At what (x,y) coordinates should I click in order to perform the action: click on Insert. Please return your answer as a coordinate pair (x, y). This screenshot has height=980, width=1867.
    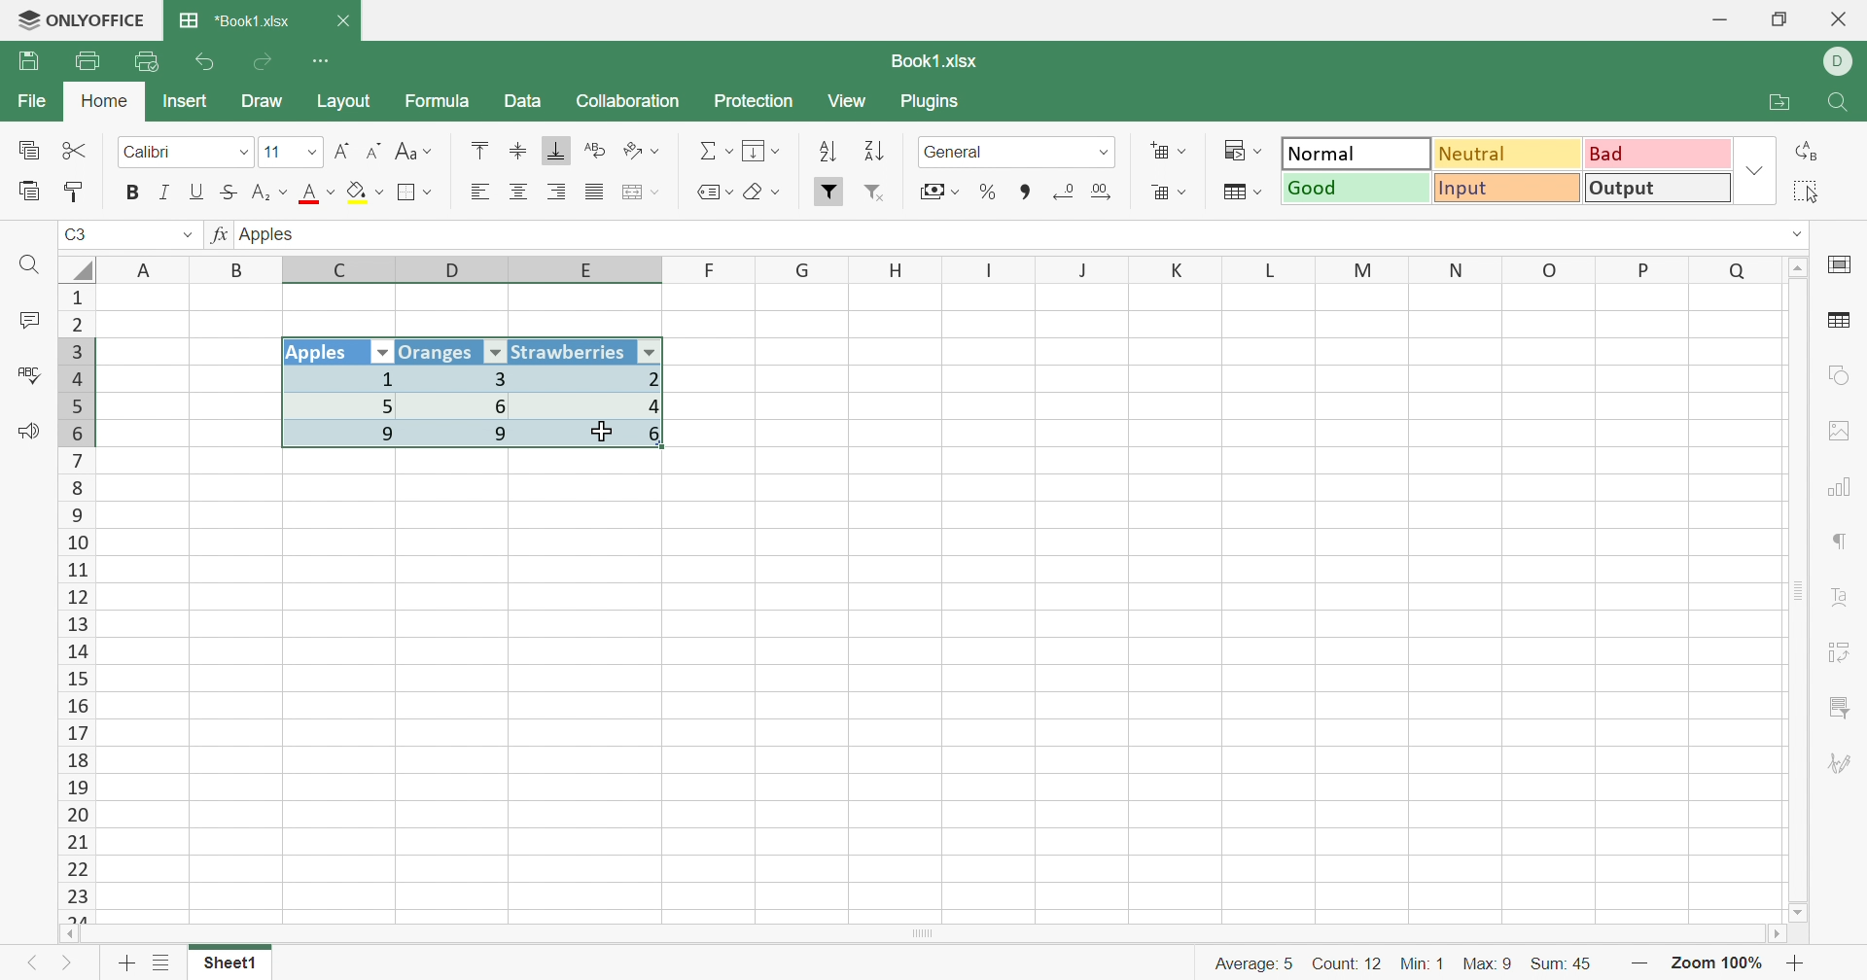
    Looking at the image, I should click on (186, 100).